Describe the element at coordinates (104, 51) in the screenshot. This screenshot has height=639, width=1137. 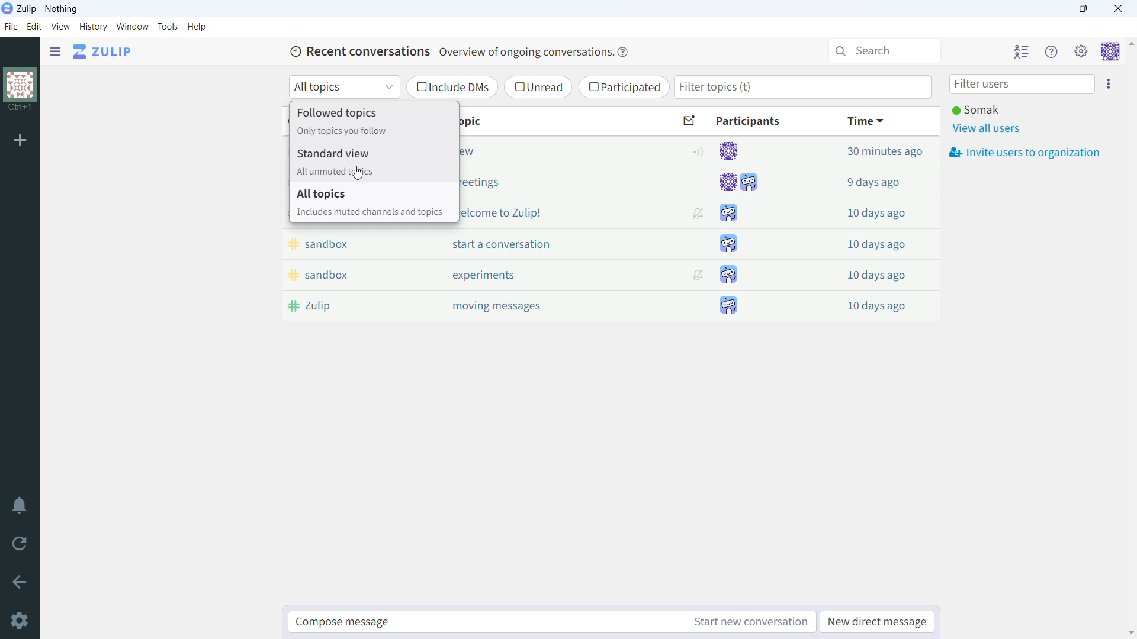
I see `go to home view` at that location.